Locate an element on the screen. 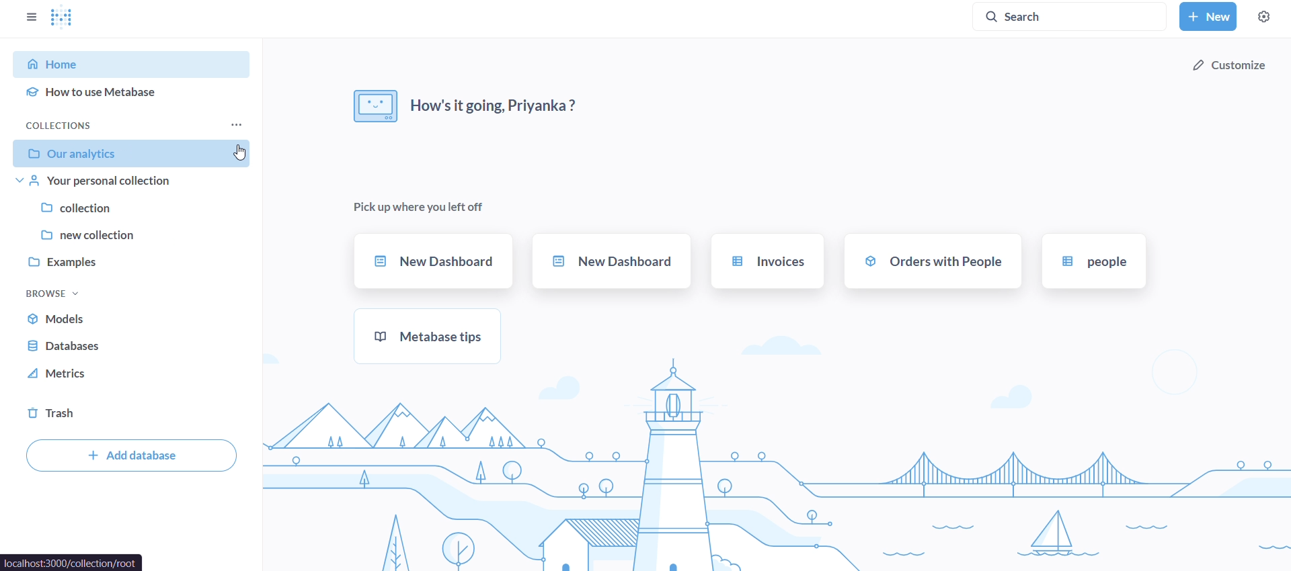 The image size is (1291, 571). close sidebar is located at coordinates (35, 14).